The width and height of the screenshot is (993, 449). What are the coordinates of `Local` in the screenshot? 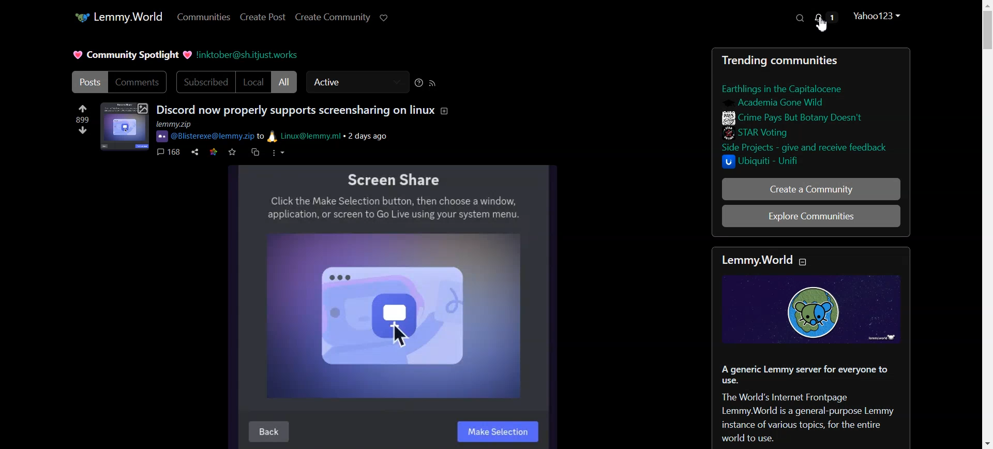 It's located at (252, 82).